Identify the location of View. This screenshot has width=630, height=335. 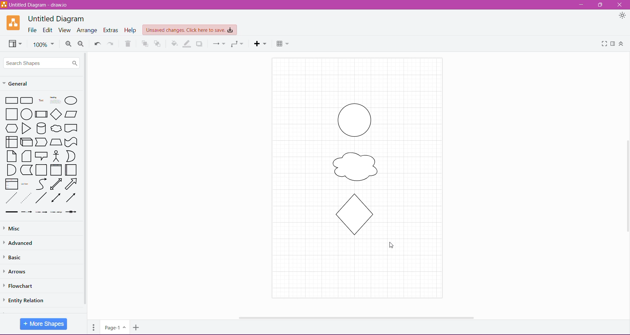
(64, 30).